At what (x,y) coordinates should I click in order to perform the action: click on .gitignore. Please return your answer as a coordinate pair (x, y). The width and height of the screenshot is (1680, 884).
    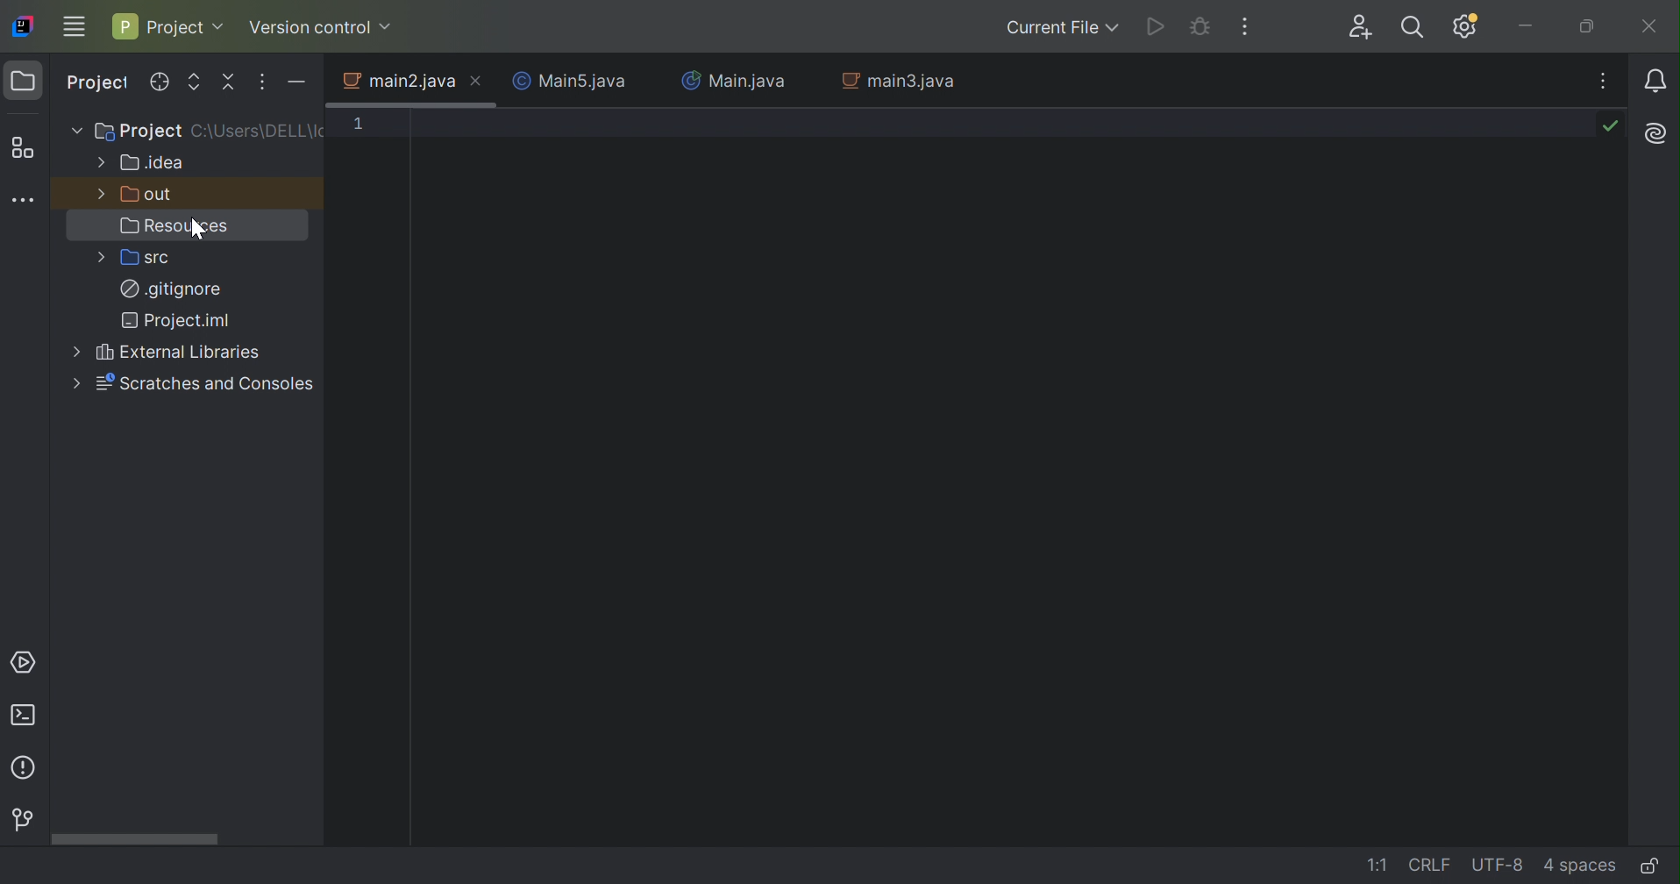
    Looking at the image, I should click on (171, 288).